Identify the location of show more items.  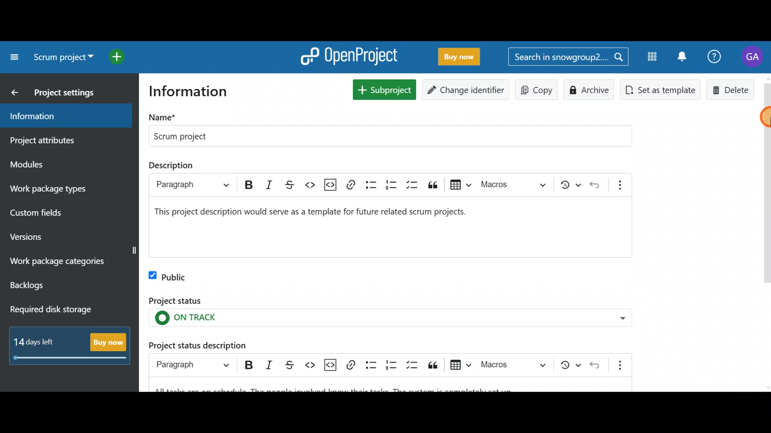
(620, 185).